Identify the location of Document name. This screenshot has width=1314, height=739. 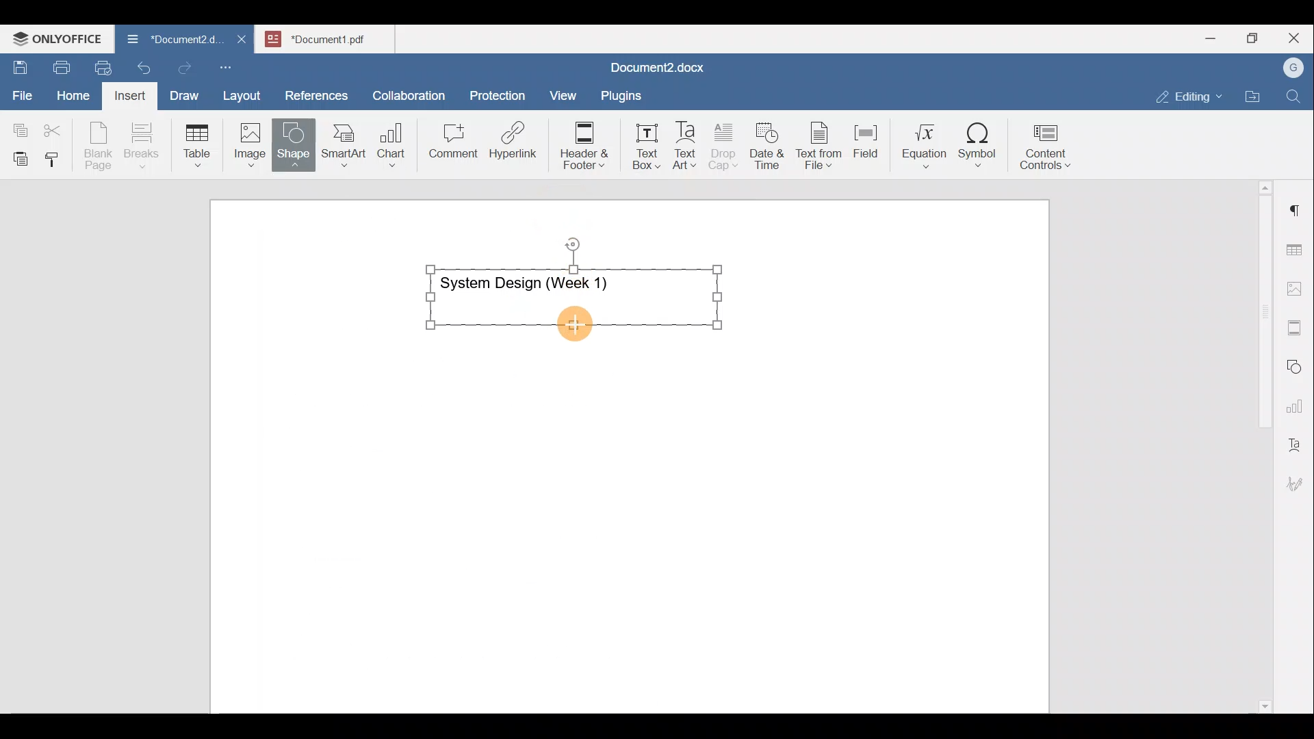
(333, 37).